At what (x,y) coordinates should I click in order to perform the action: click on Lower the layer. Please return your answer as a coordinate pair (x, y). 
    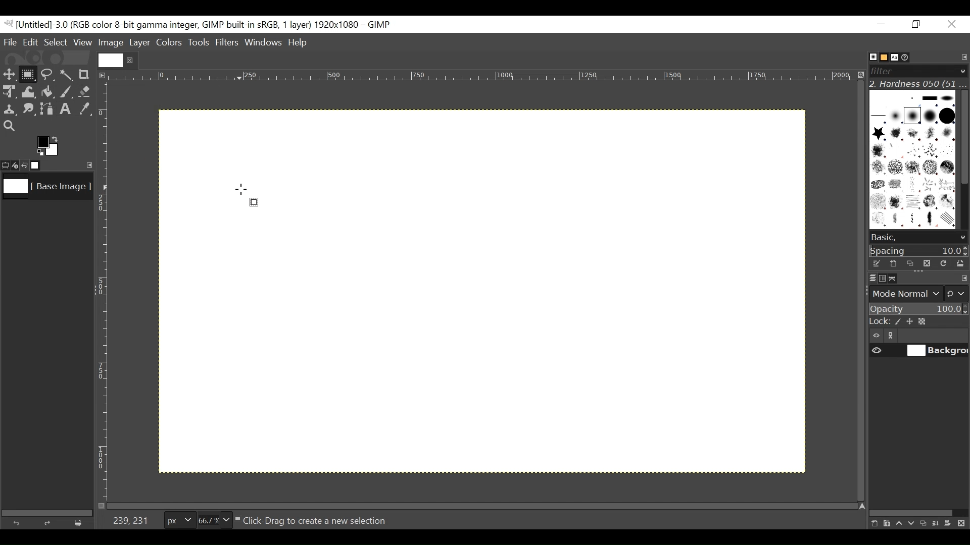
    Looking at the image, I should click on (912, 522).